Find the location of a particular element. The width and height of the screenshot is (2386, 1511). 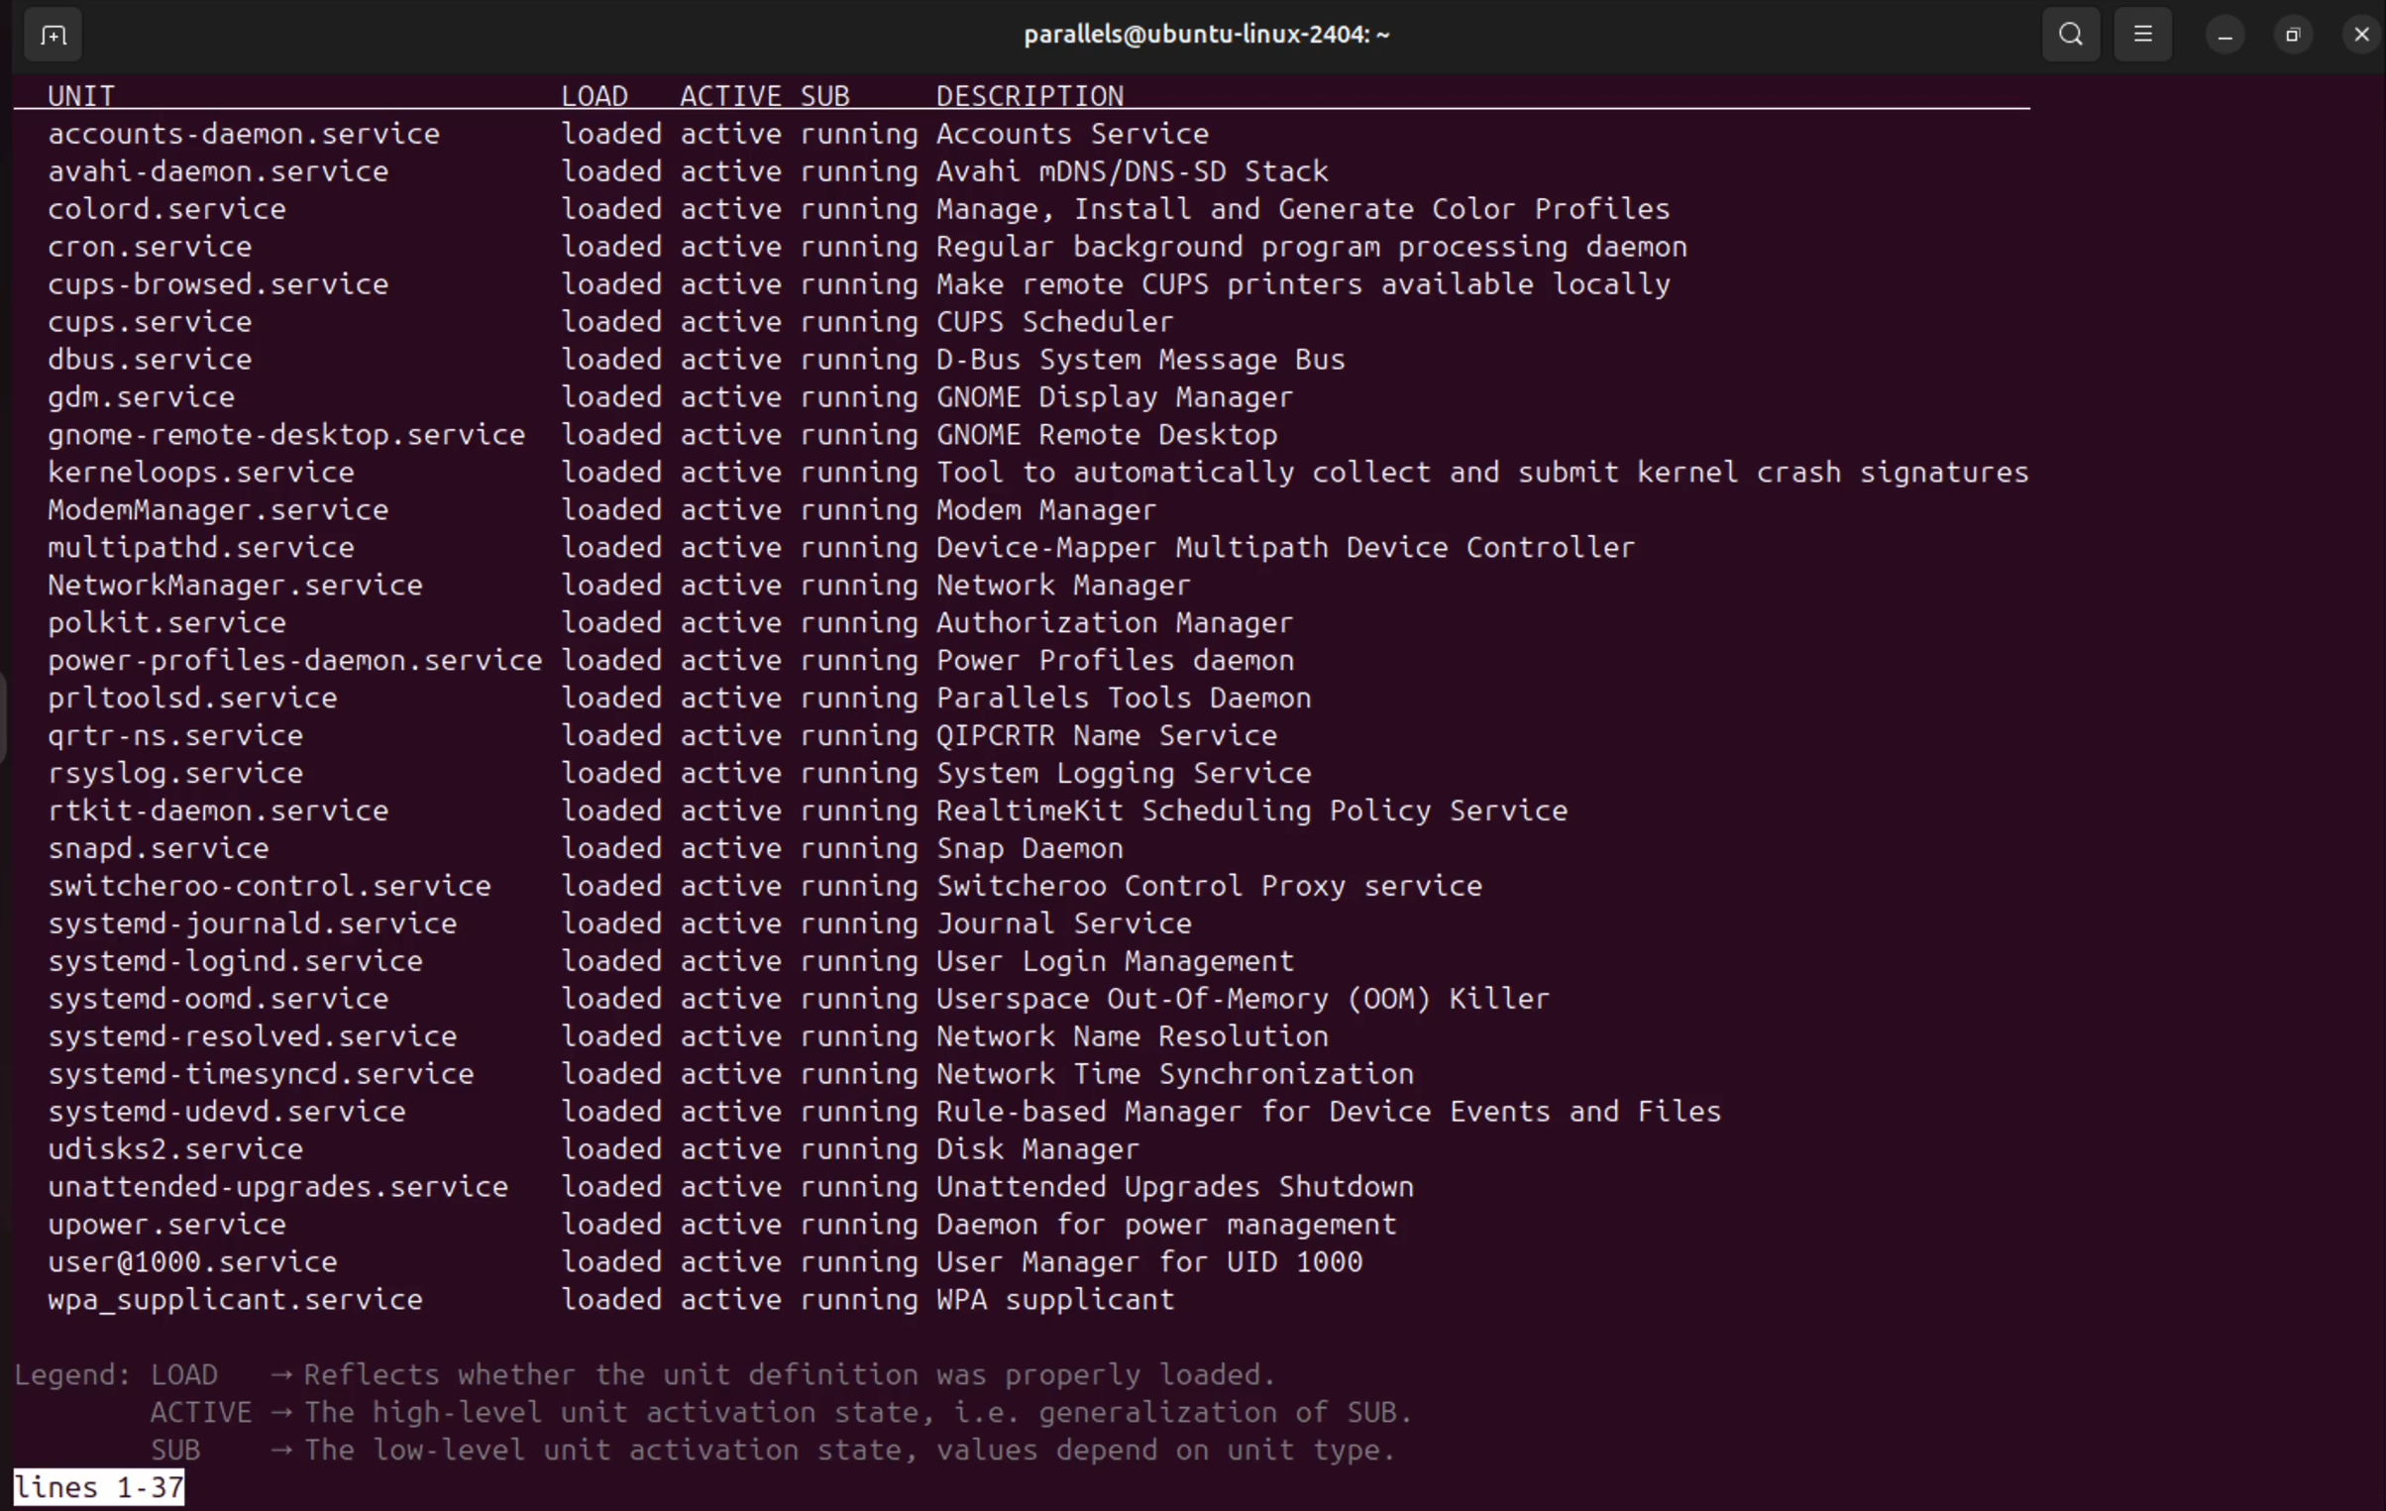

modem manager service is located at coordinates (244, 516).